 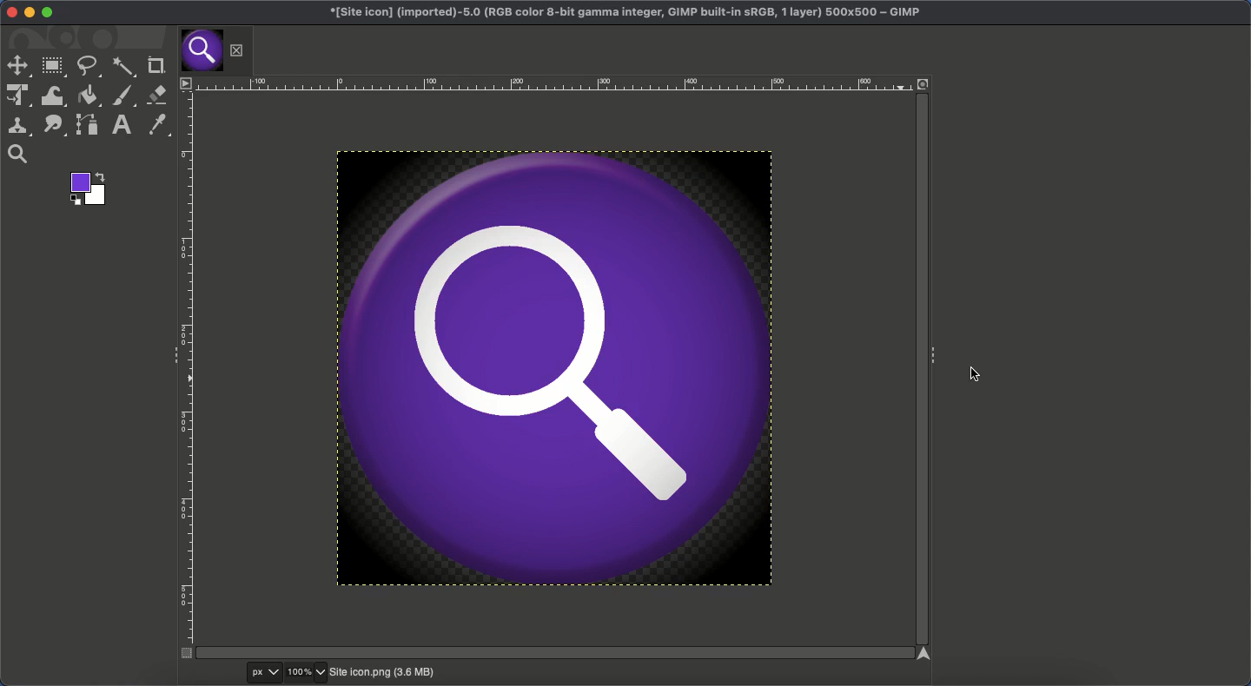 What do you see at coordinates (30, 13) in the screenshot?
I see `Minimize` at bounding box center [30, 13].